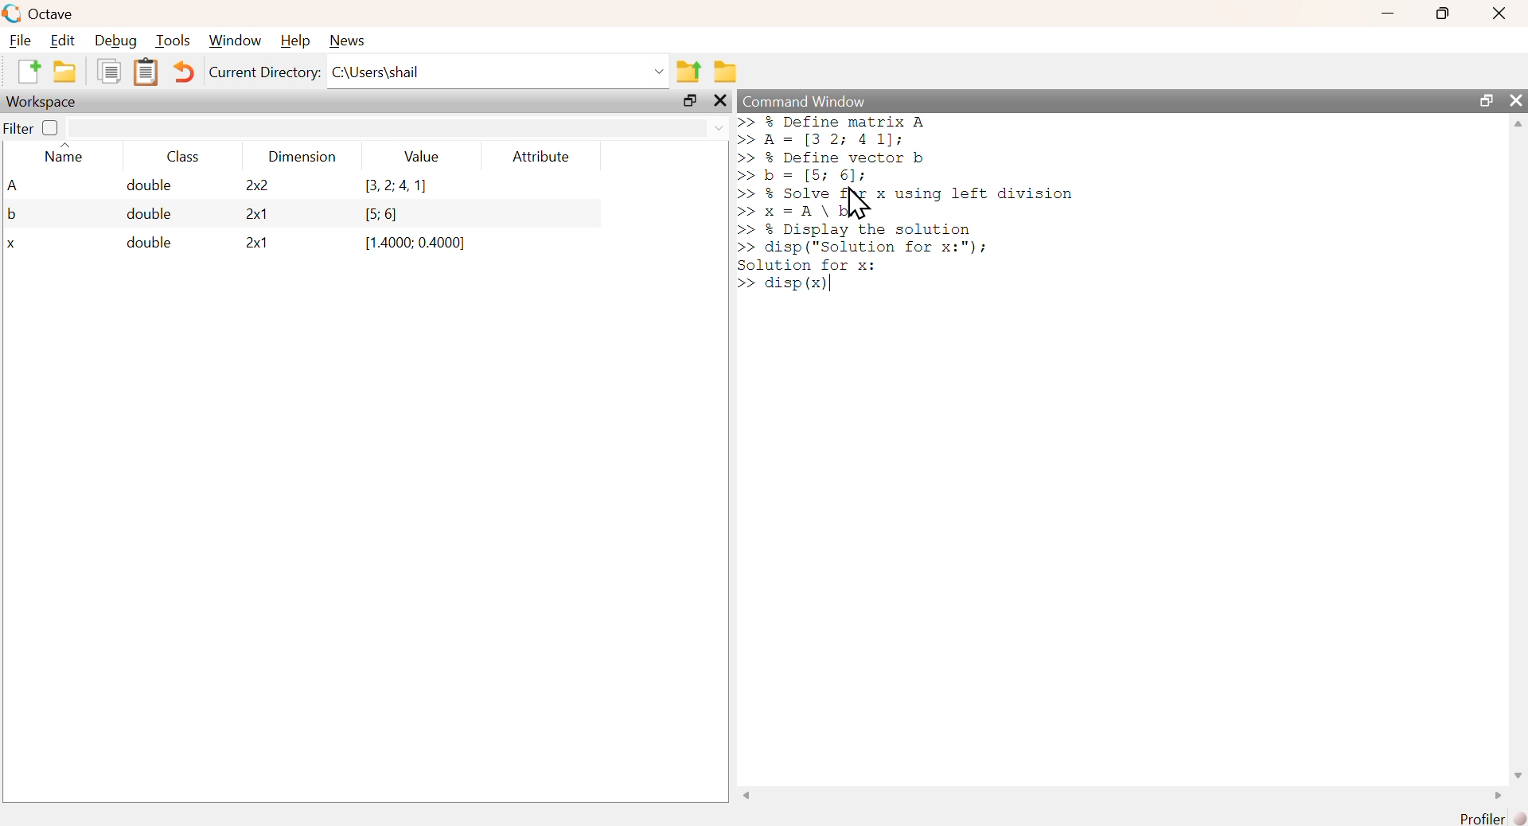  What do you see at coordinates (174, 41) in the screenshot?
I see `tools` at bounding box center [174, 41].